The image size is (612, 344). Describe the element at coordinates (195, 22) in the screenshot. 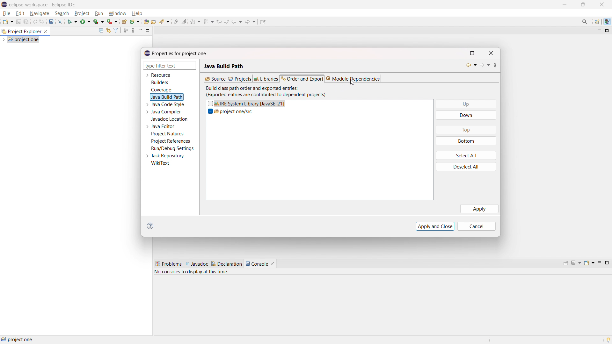

I see `next annotation` at that location.